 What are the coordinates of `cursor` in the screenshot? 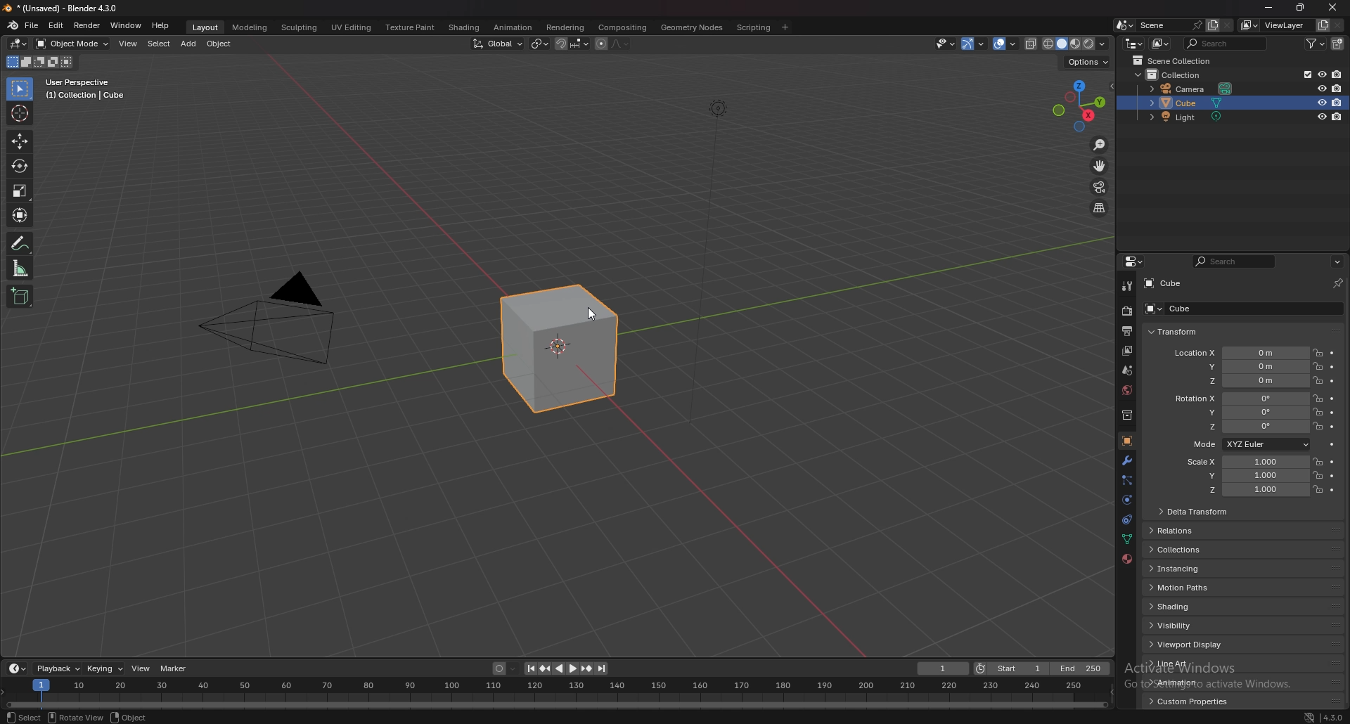 It's located at (20, 113).